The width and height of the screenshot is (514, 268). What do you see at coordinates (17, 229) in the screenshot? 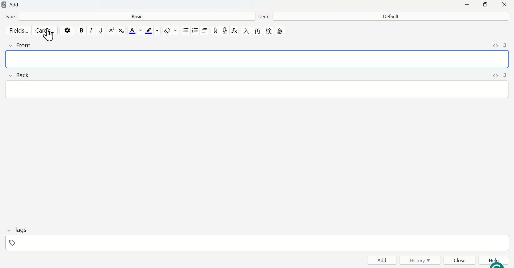
I see `Show/Hide Tags` at bounding box center [17, 229].